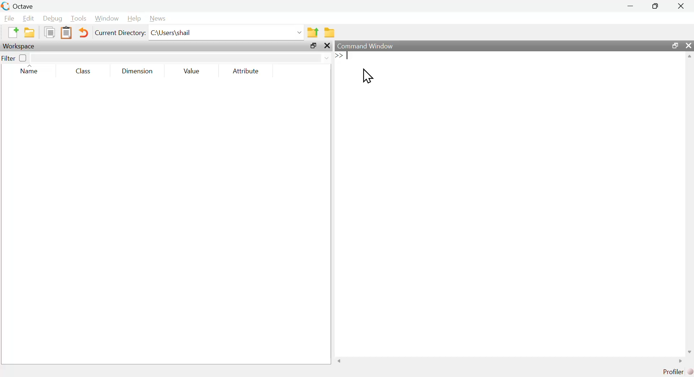 Image resolution: width=694 pixels, height=377 pixels. I want to click on  Debug, so click(51, 18).